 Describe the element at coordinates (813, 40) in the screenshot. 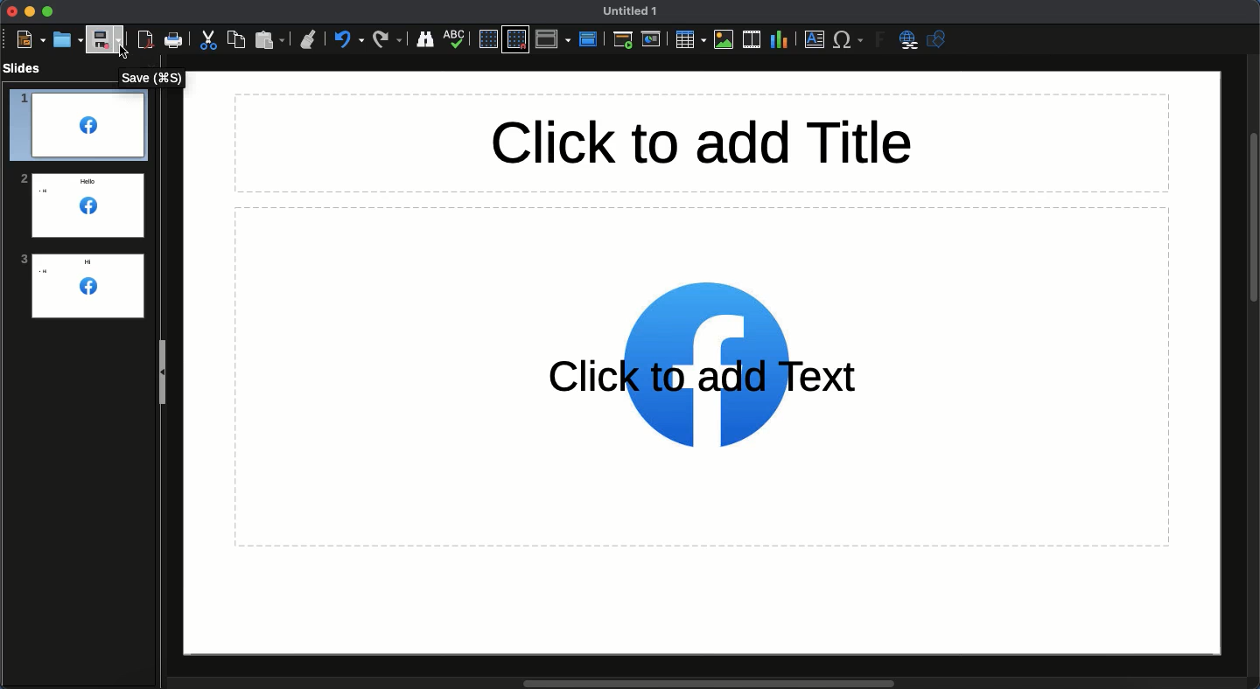

I see `Textbox` at that location.